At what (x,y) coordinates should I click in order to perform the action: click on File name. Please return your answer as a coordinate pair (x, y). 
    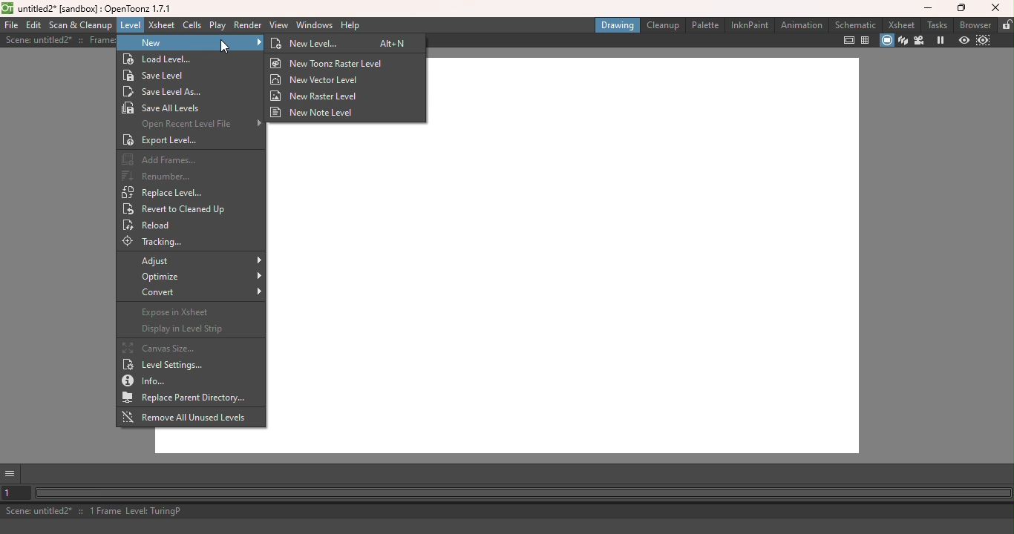
    Looking at the image, I should click on (86, 8).